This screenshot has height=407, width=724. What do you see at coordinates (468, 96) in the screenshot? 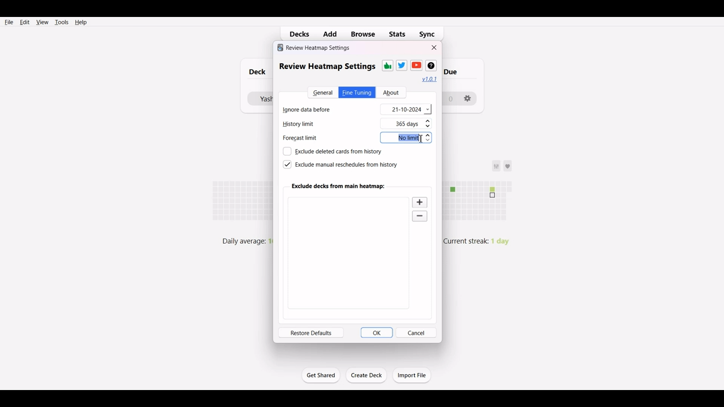
I see `settings` at bounding box center [468, 96].